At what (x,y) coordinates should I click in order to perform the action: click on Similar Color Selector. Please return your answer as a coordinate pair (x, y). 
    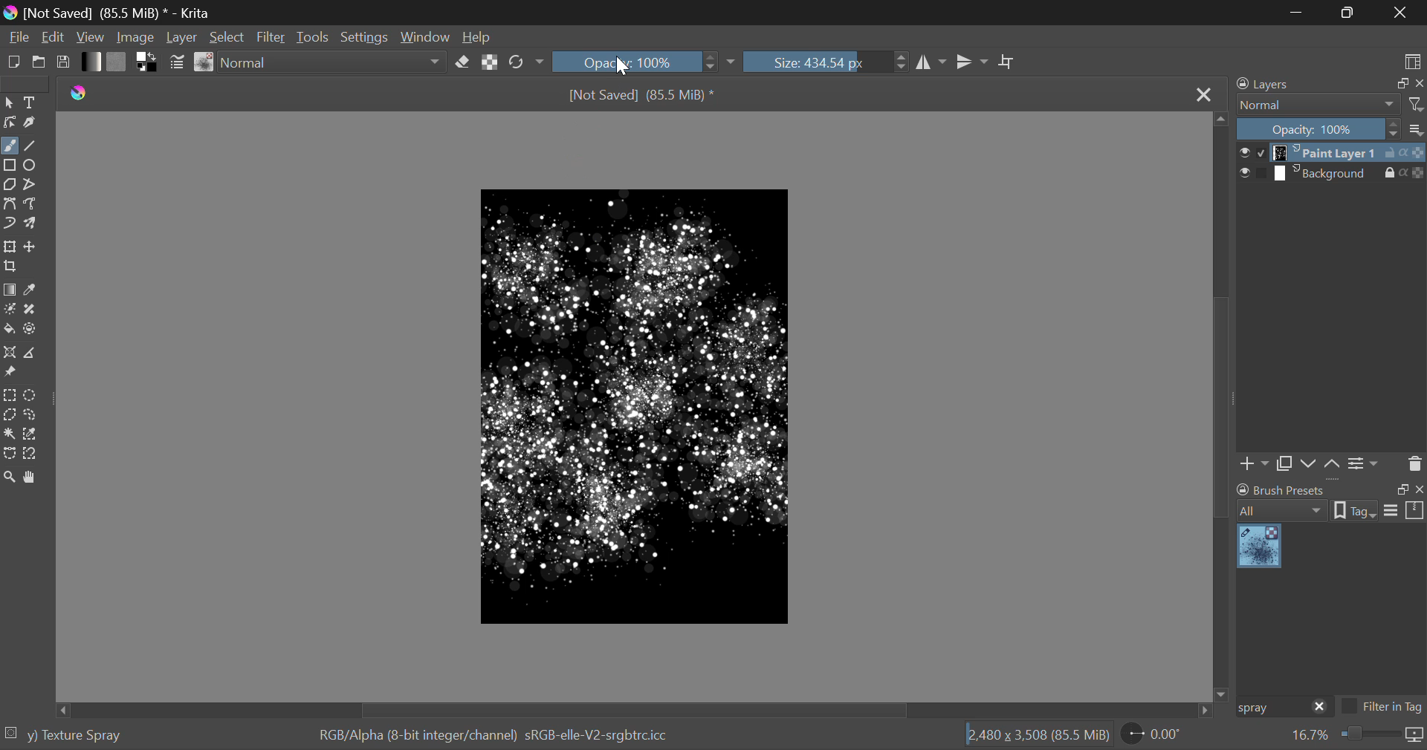
    Looking at the image, I should click on (33, 434).